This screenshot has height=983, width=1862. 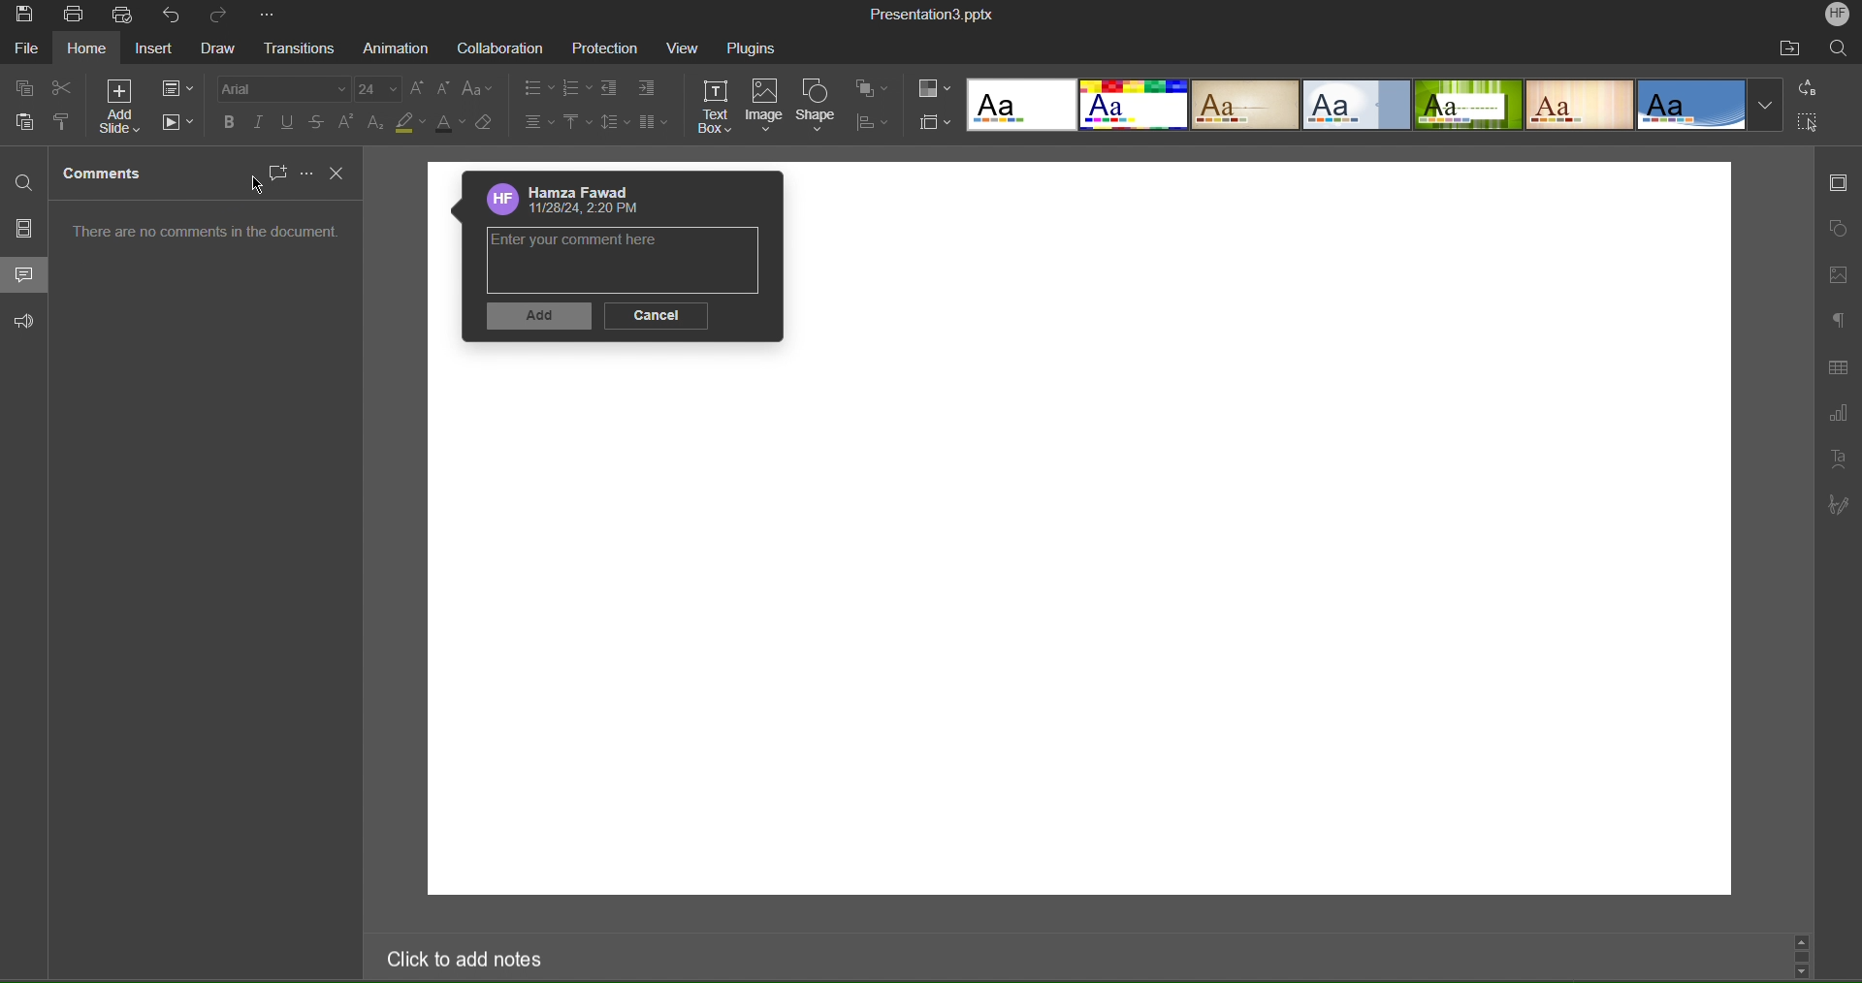 I want to click on Superscript, so click(x=348, y=123).